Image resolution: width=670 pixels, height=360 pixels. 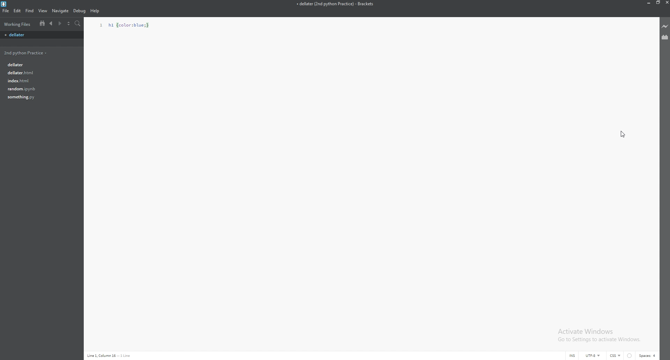 What do you see at coordinates (27, 53) in the screenshot?
I see `folder` at bounding box center [27, 53].